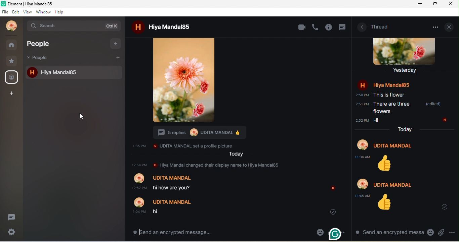 The image size is (459, 242). What do you see at coordinates (388, 232) in the screenshot?
I see `send an encrypted message` at bounding box center [388, 232].